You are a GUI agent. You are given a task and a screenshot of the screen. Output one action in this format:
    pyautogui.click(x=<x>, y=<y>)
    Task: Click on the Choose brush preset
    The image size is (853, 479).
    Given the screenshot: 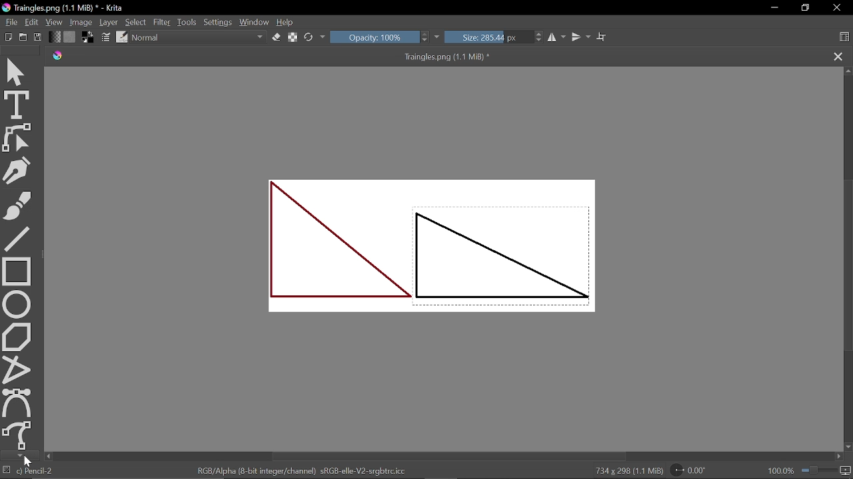 What is the action you would take?
    pyautogui.click(x=122, y=37)
    